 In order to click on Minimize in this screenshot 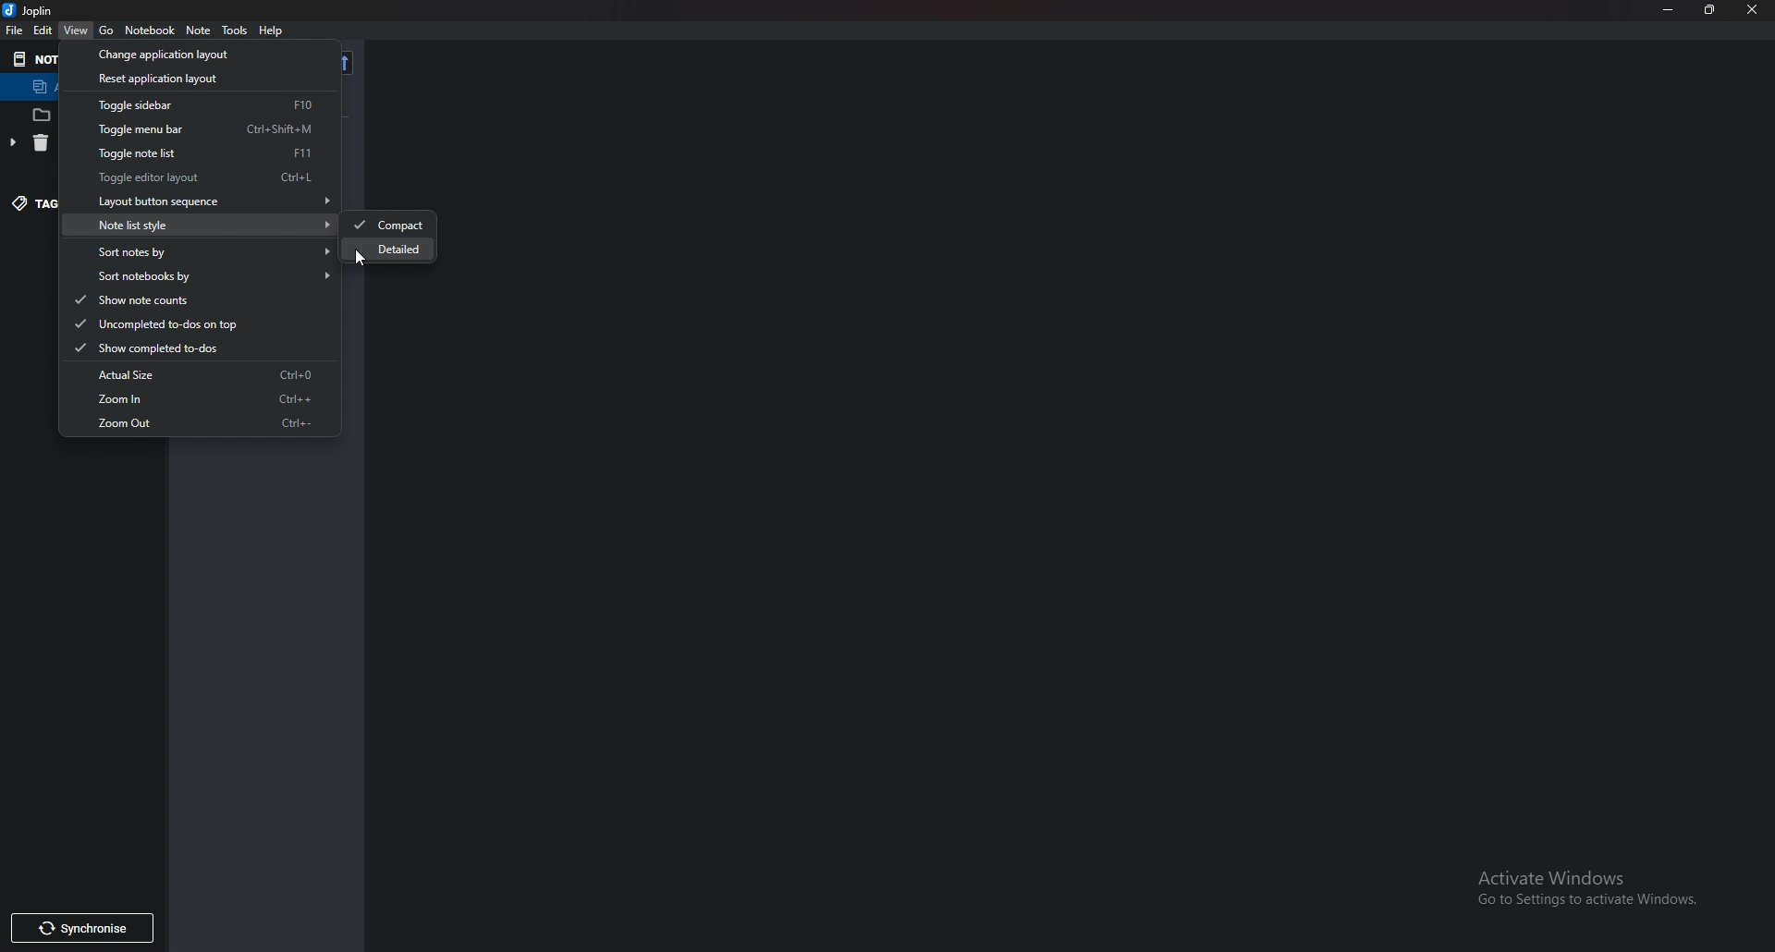, I will do `click(1671, 10)`.